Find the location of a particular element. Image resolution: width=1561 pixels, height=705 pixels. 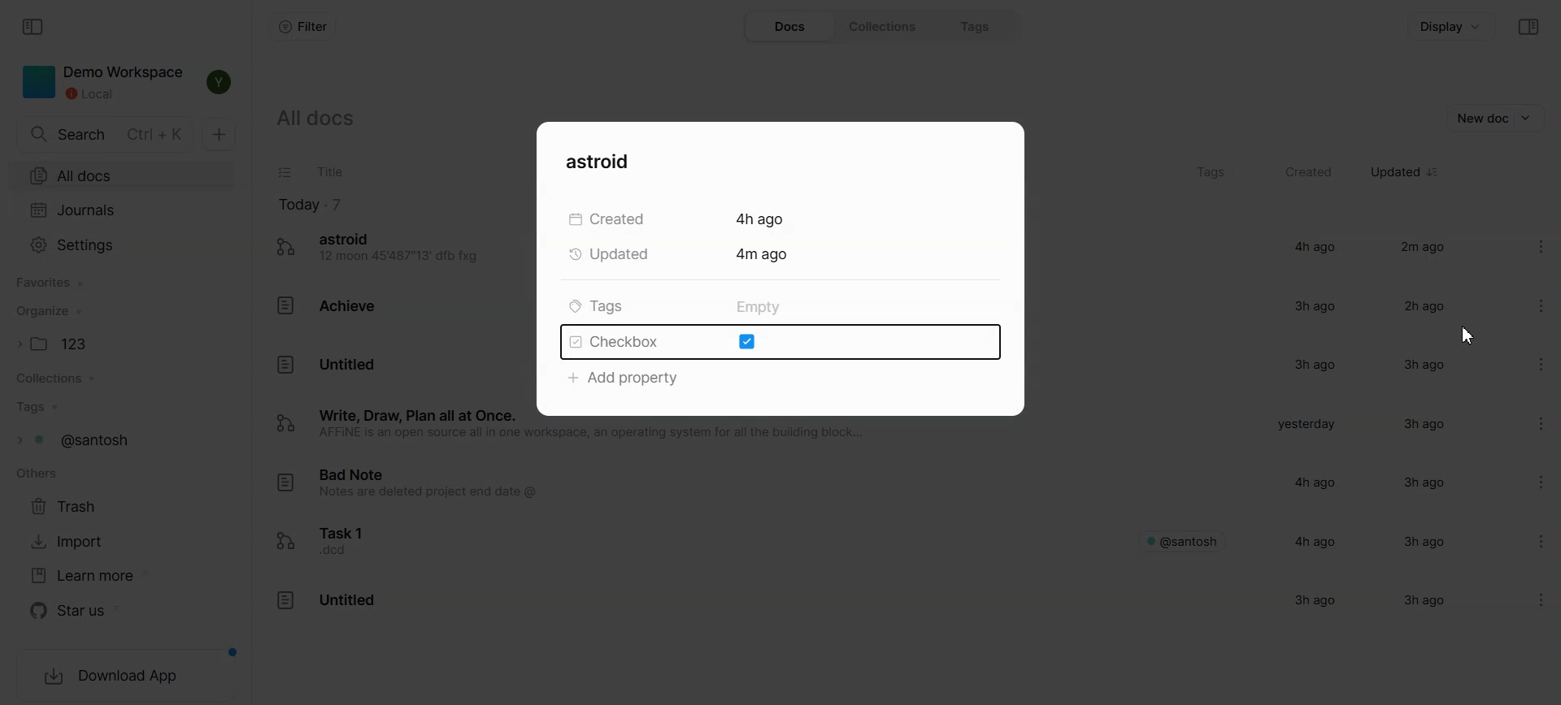

3hago is located at coordinates (1419, 365).